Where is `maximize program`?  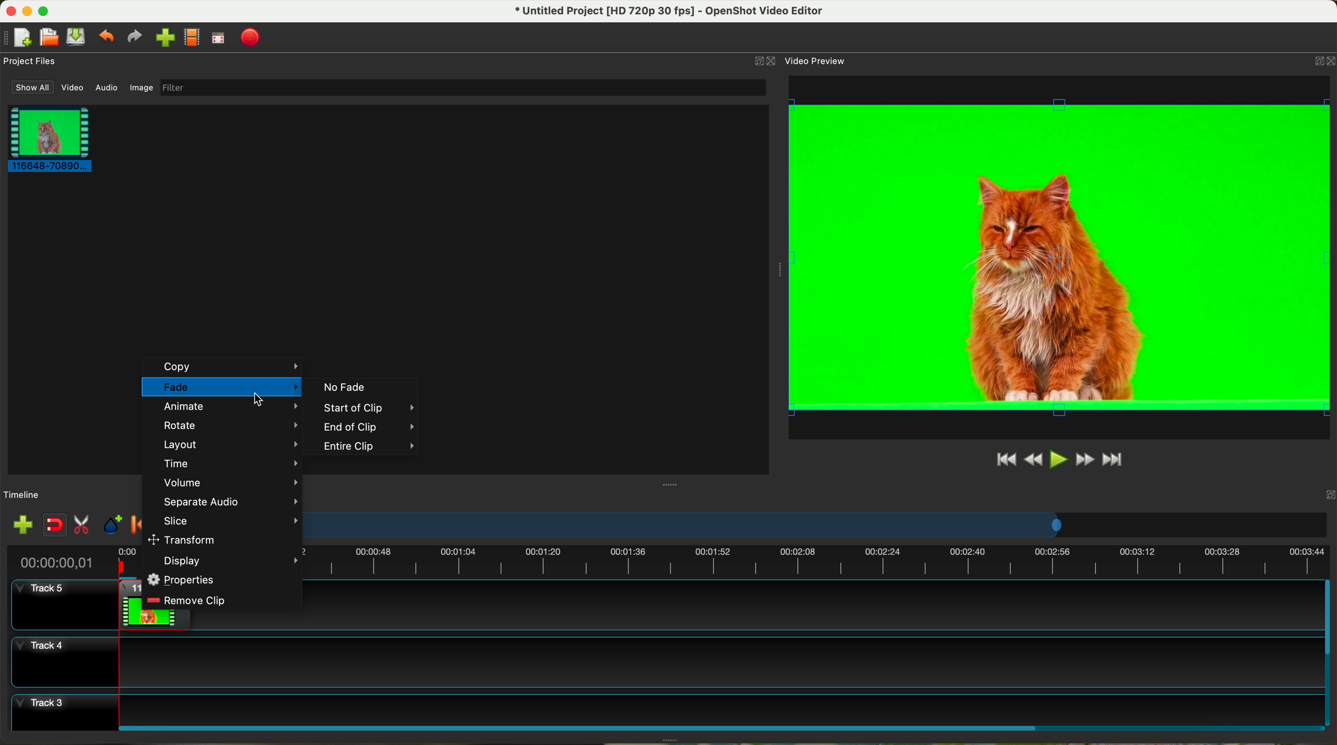
maximize program is located at coordinates (45, 11).